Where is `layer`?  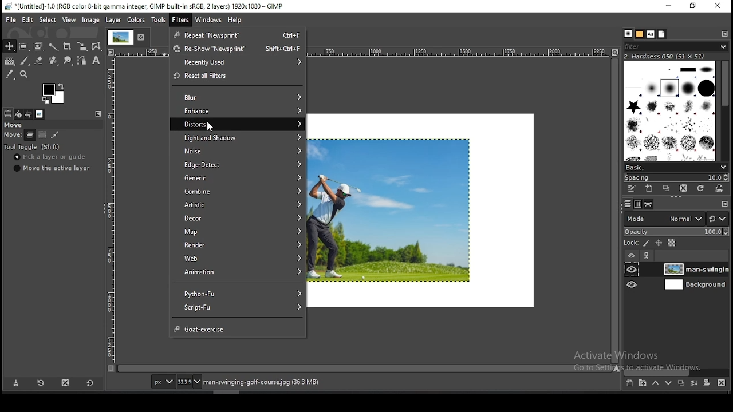 layer is located at coordinates (694, 285).